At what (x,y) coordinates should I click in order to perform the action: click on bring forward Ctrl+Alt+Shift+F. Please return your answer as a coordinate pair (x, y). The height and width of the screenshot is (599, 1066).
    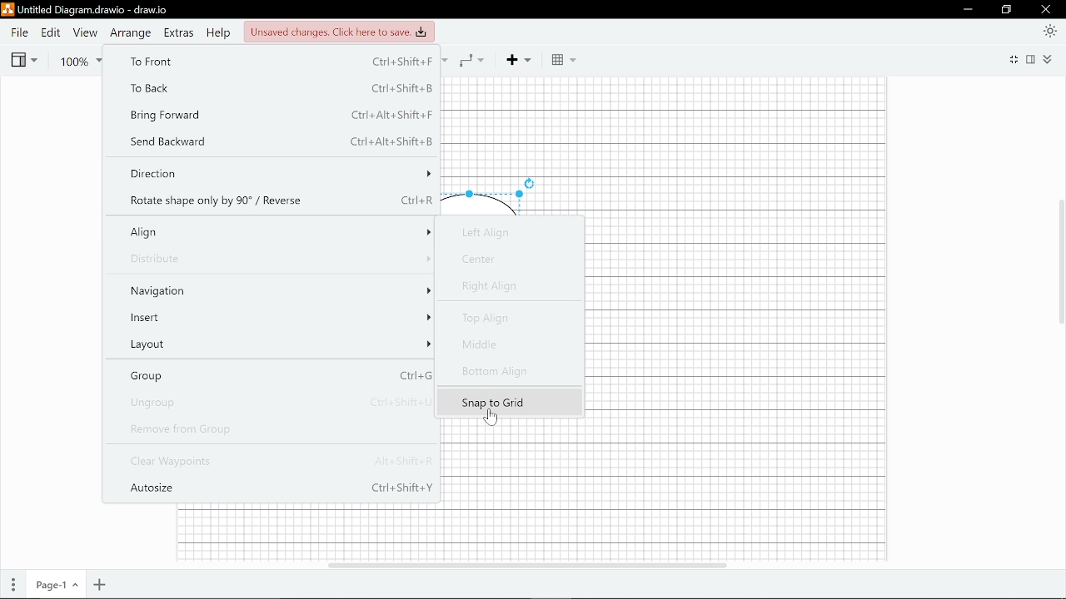
    Looking at the image, I should click on (278, 116).